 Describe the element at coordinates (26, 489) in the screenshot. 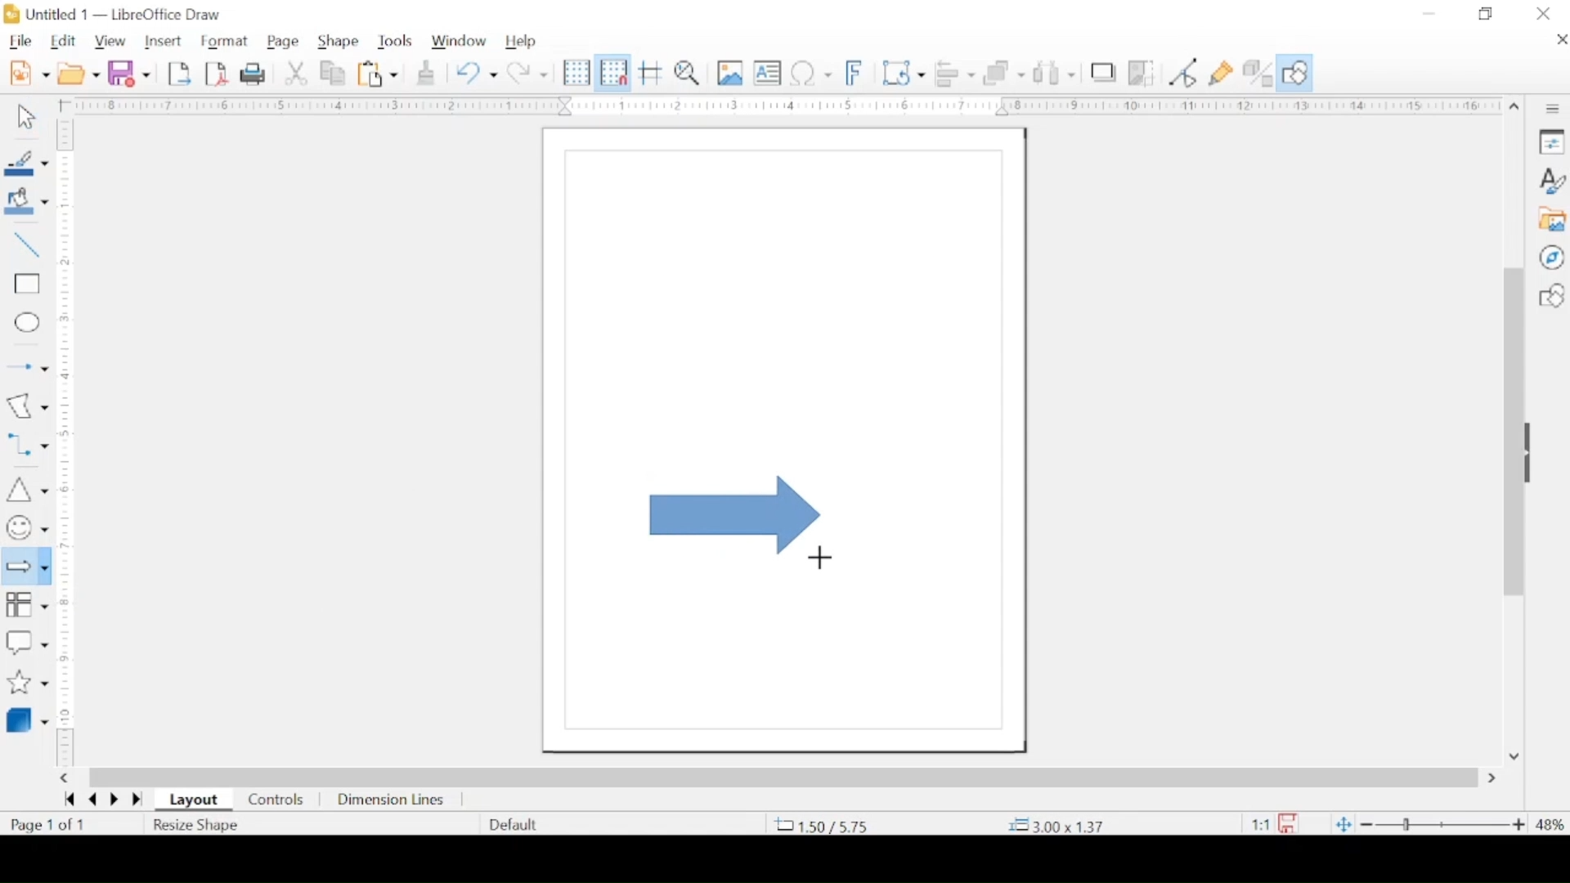

I see `insert triangle` at that location.